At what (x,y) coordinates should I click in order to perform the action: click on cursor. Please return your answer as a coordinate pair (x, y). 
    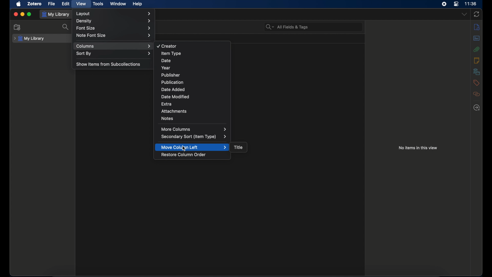
    Looking at the image, I should click on (183, 149).